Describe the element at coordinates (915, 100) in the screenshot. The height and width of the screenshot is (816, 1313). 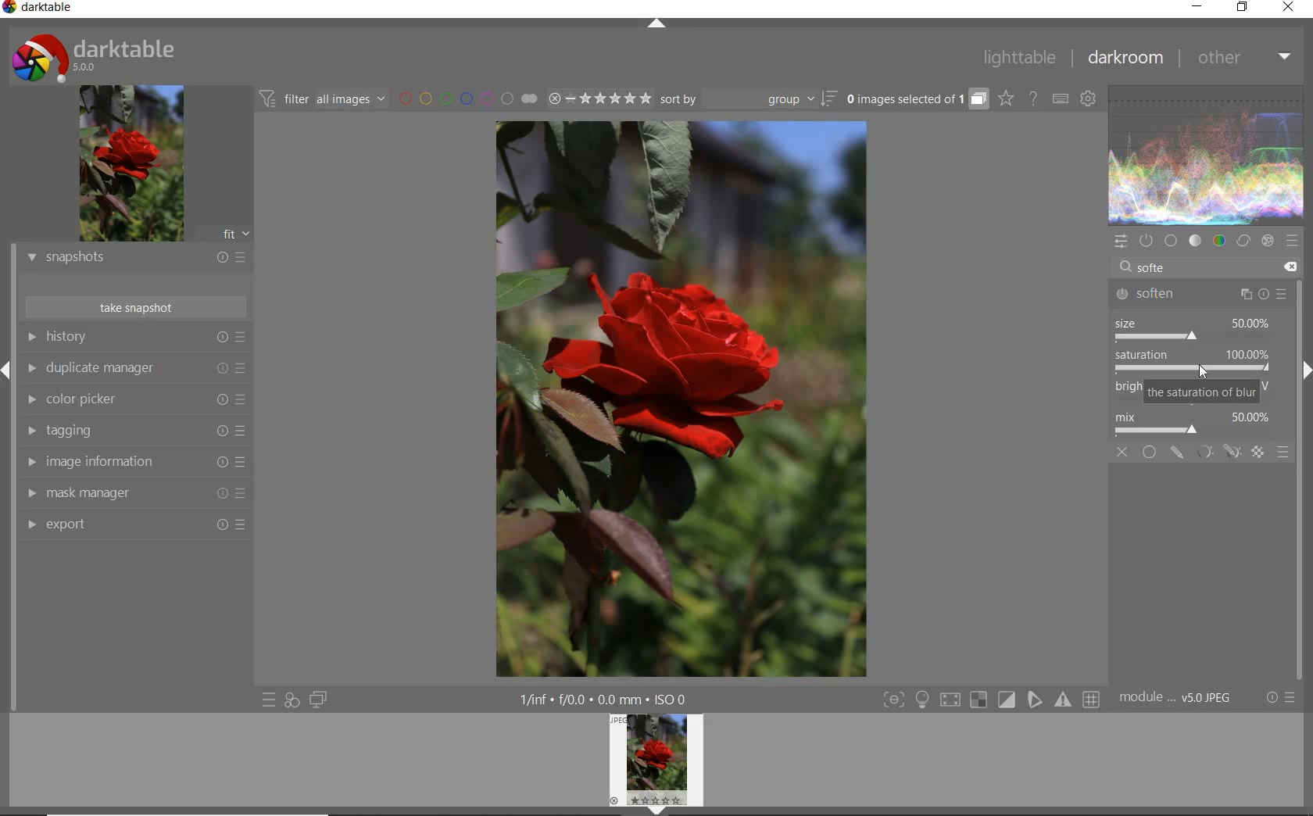
I see `grouped images` at that location.